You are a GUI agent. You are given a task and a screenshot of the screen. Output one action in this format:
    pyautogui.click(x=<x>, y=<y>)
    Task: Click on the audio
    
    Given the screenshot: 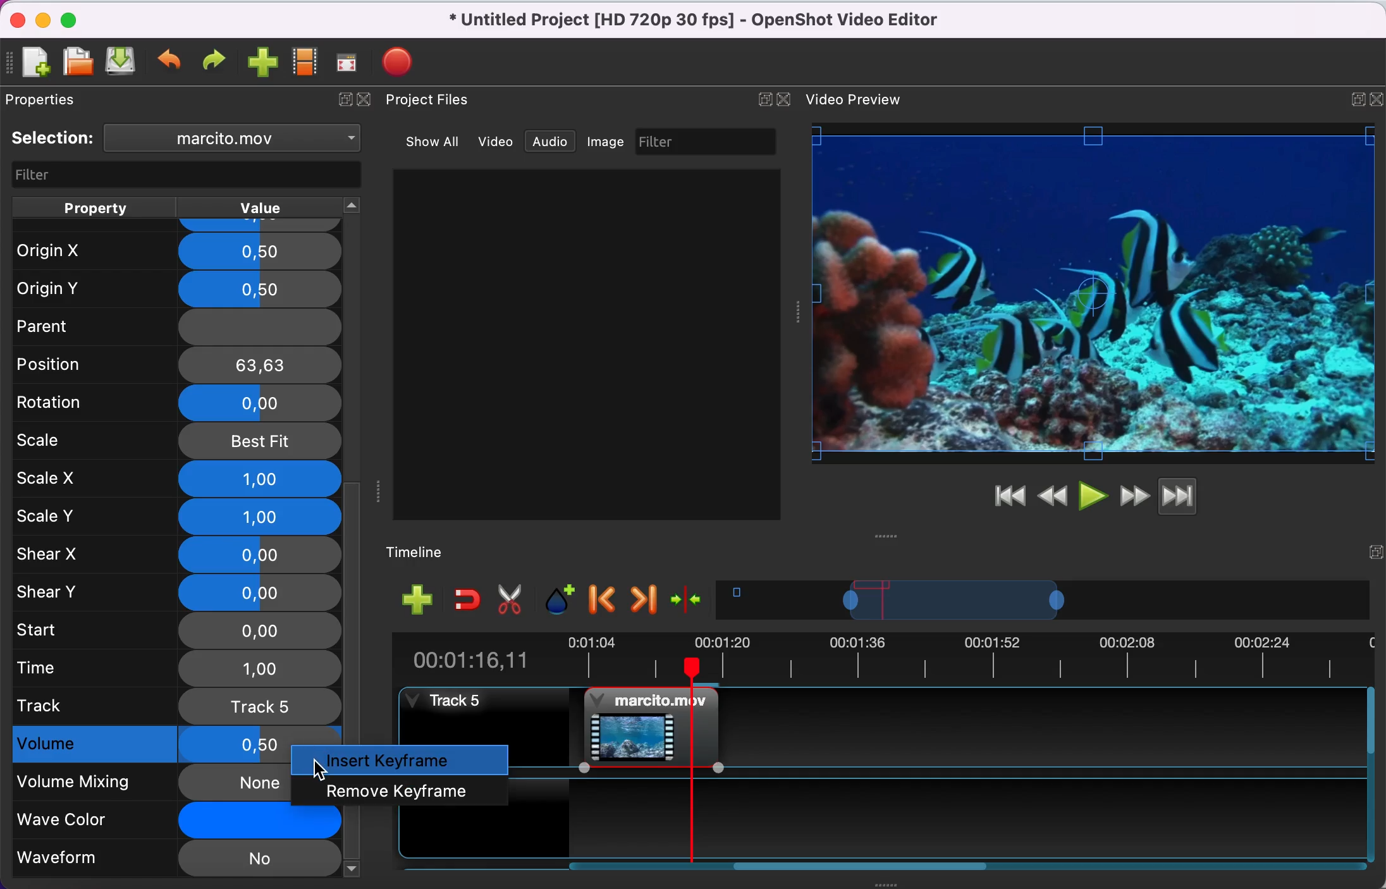 What is the action you would take?
    pyautogui.click(x=555, y=143)
    